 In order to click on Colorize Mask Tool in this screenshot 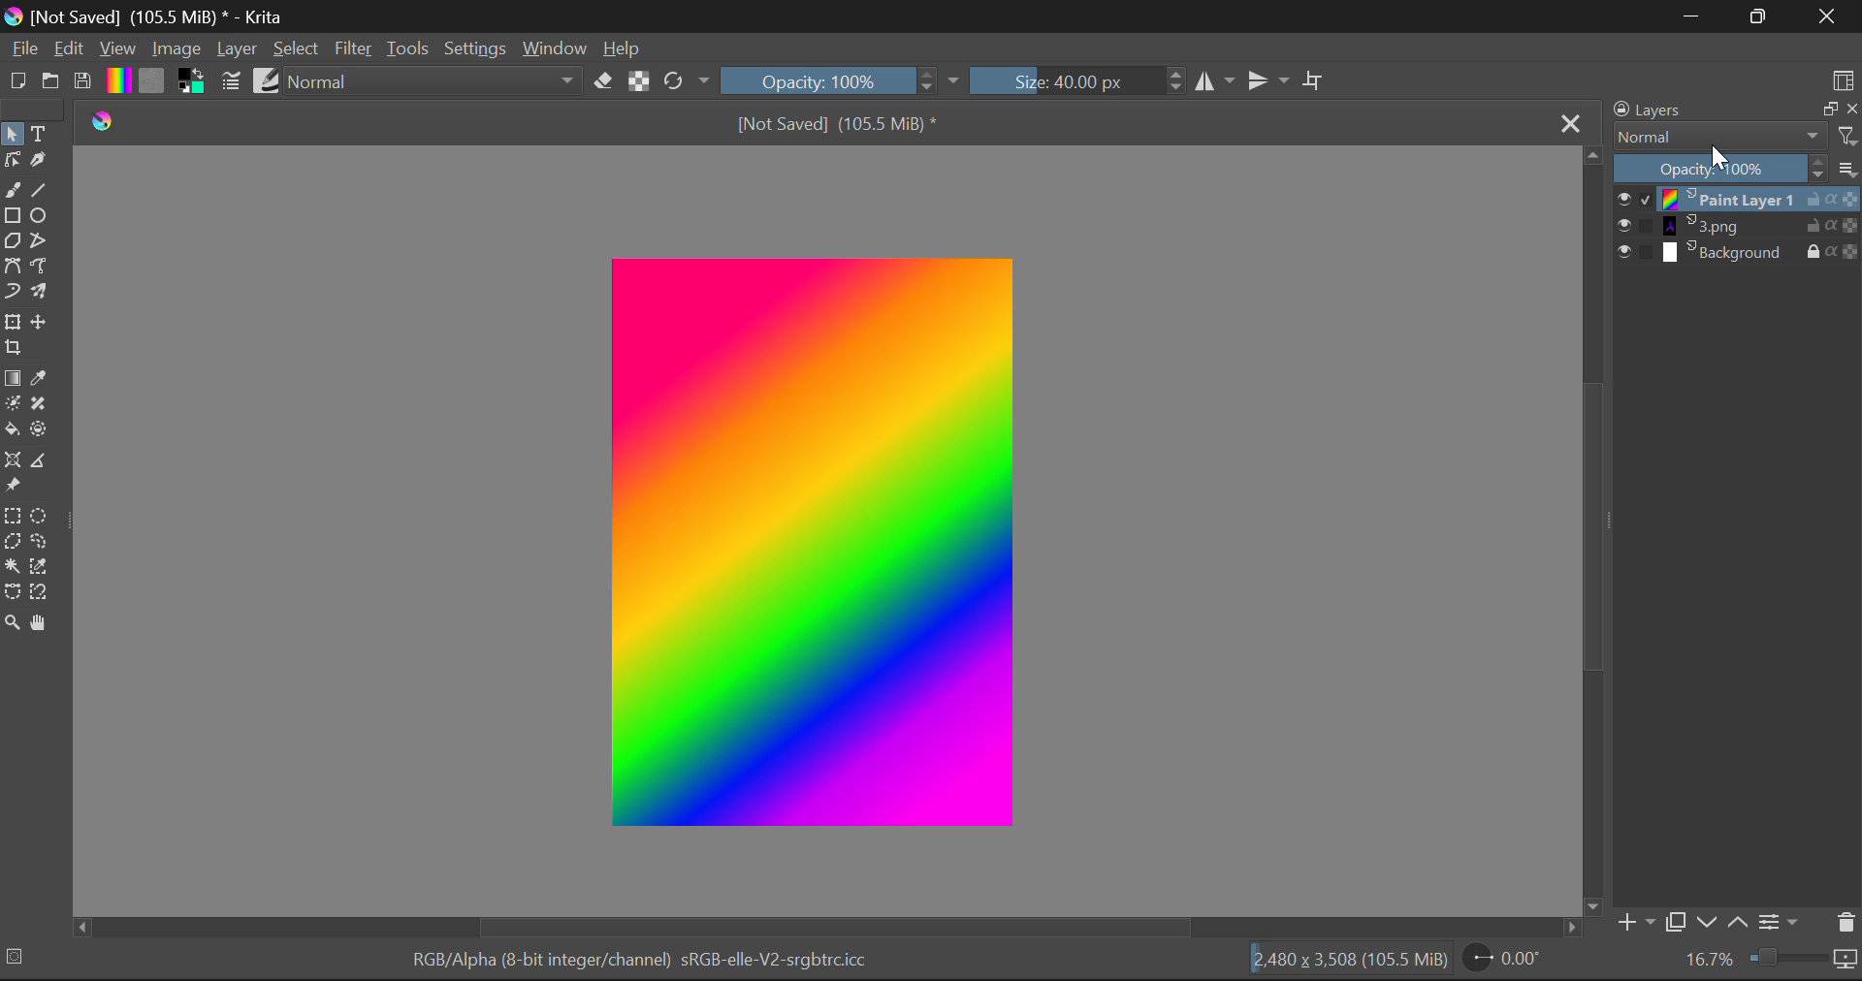, I will do `click(12, 406)`.